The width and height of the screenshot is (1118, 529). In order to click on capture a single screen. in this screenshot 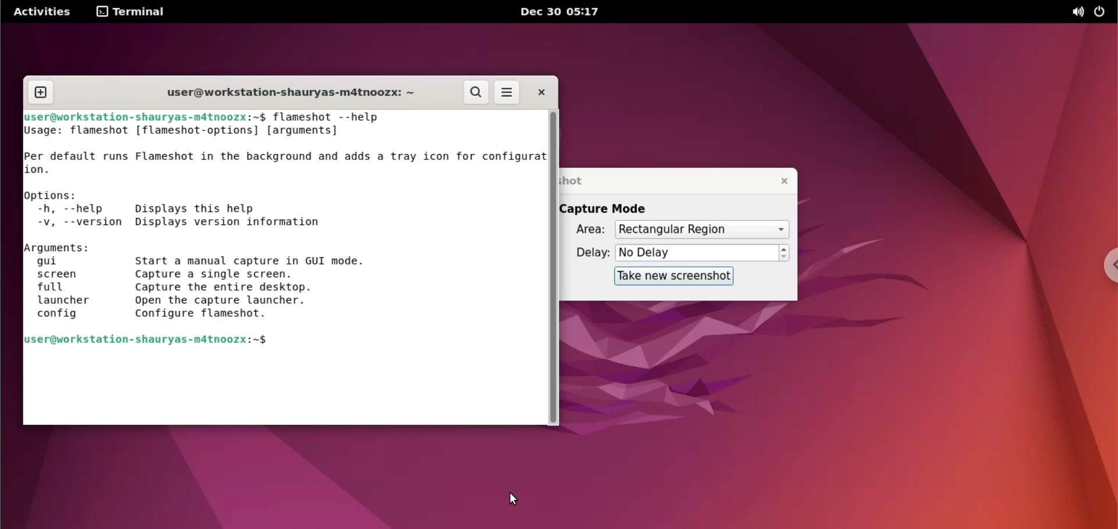, I will do `click(260, 274)`.